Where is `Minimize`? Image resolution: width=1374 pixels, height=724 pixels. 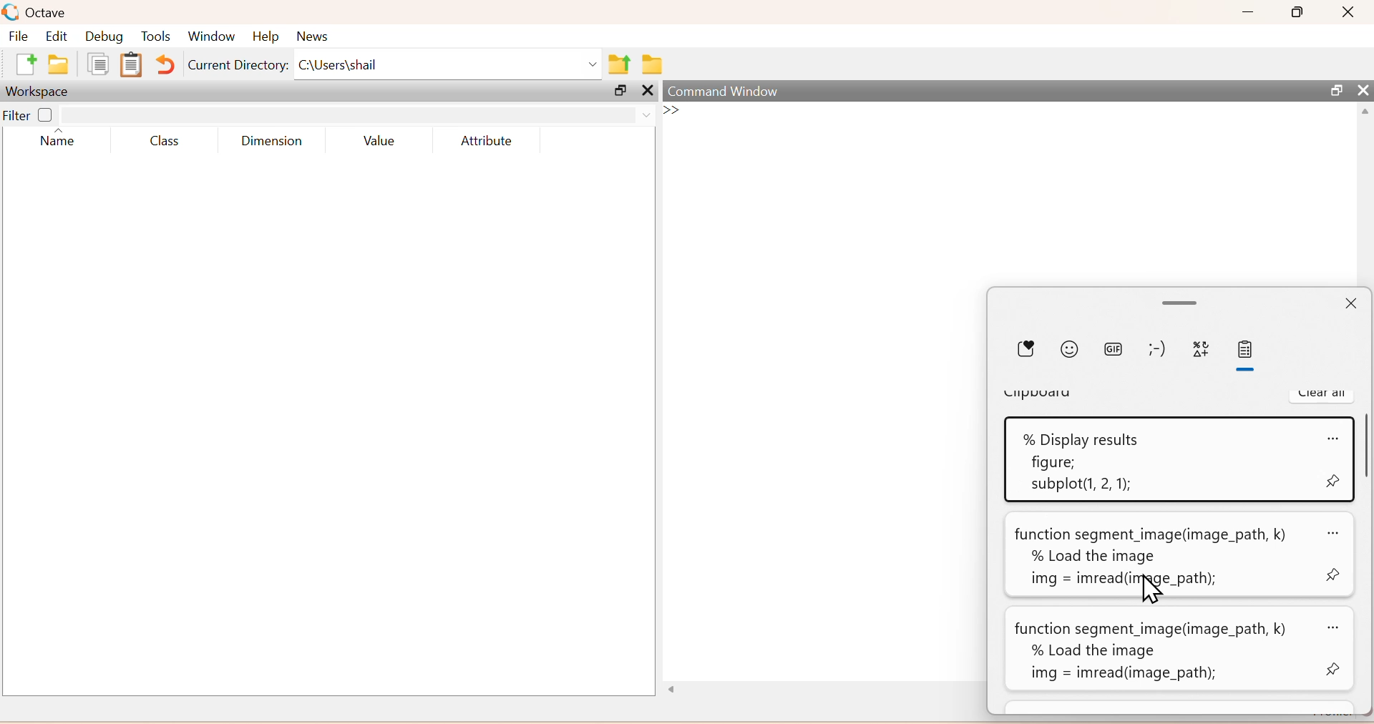
Minimize is located at coordinates (1249, 12).